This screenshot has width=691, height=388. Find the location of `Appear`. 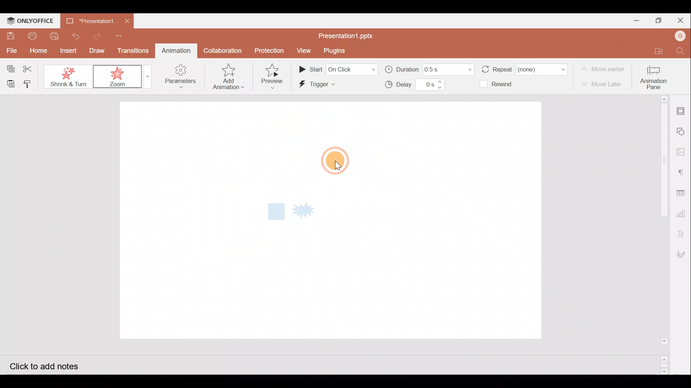

Appear is located at coordinates (114, 77).